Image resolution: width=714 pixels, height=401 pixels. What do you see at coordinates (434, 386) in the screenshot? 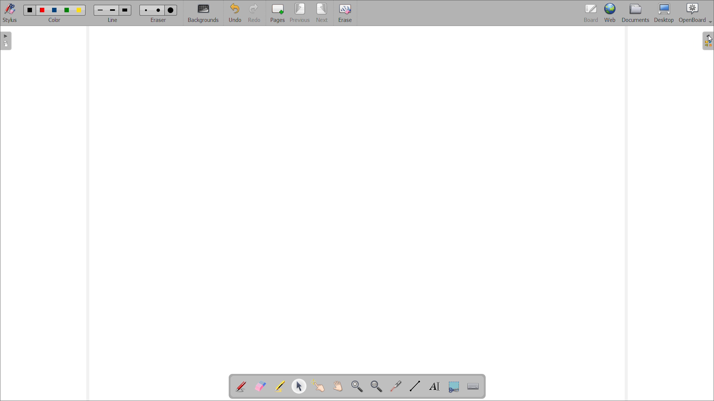
I see `write text` at bounding box center [434, 386].